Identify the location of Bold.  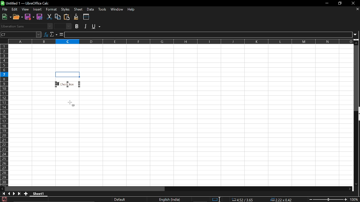
(77, 26).